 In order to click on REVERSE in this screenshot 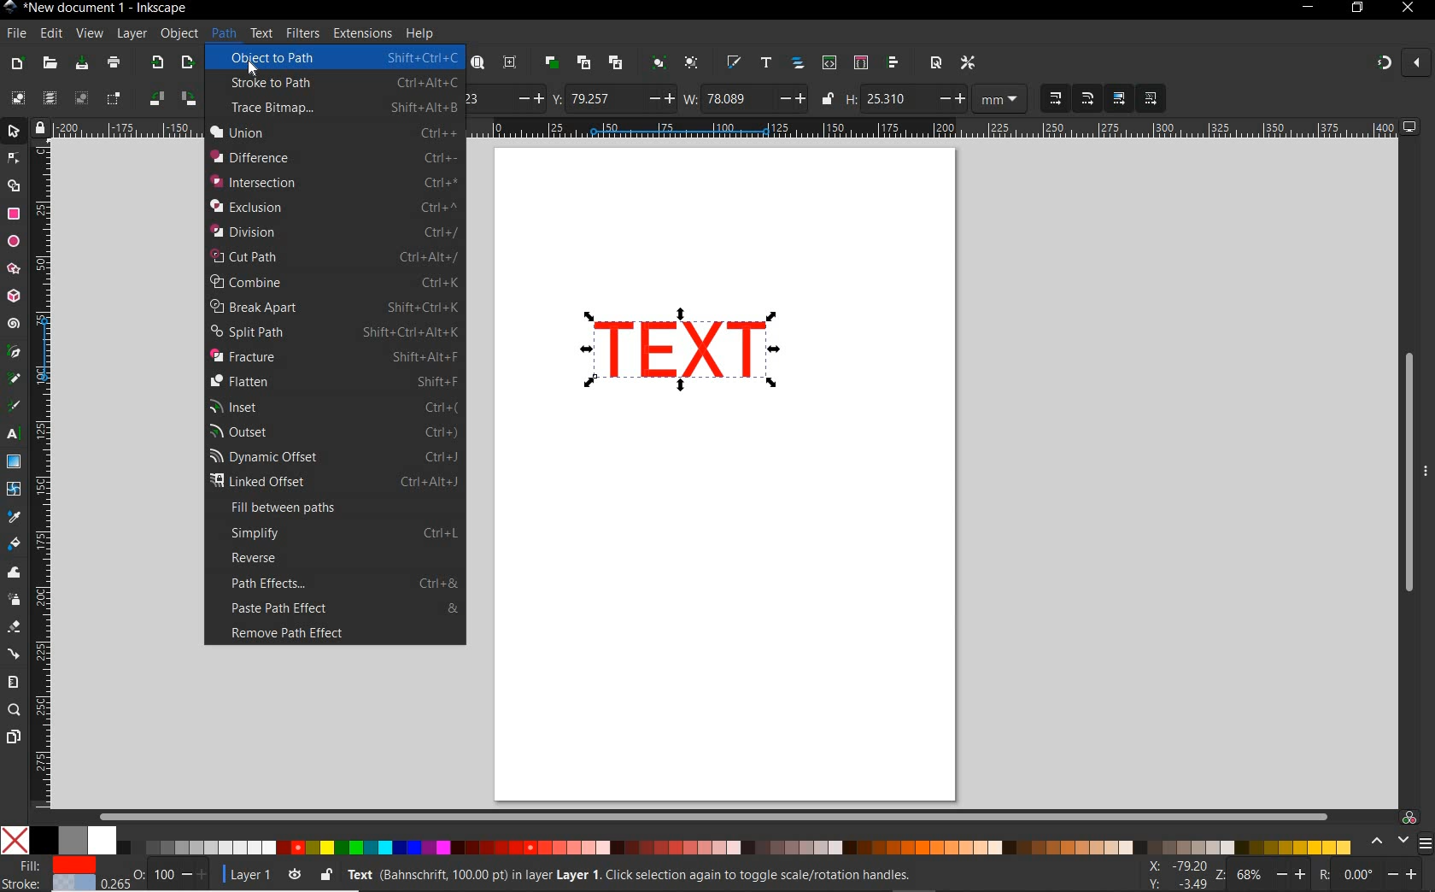, I will do `click(343, 558)`.